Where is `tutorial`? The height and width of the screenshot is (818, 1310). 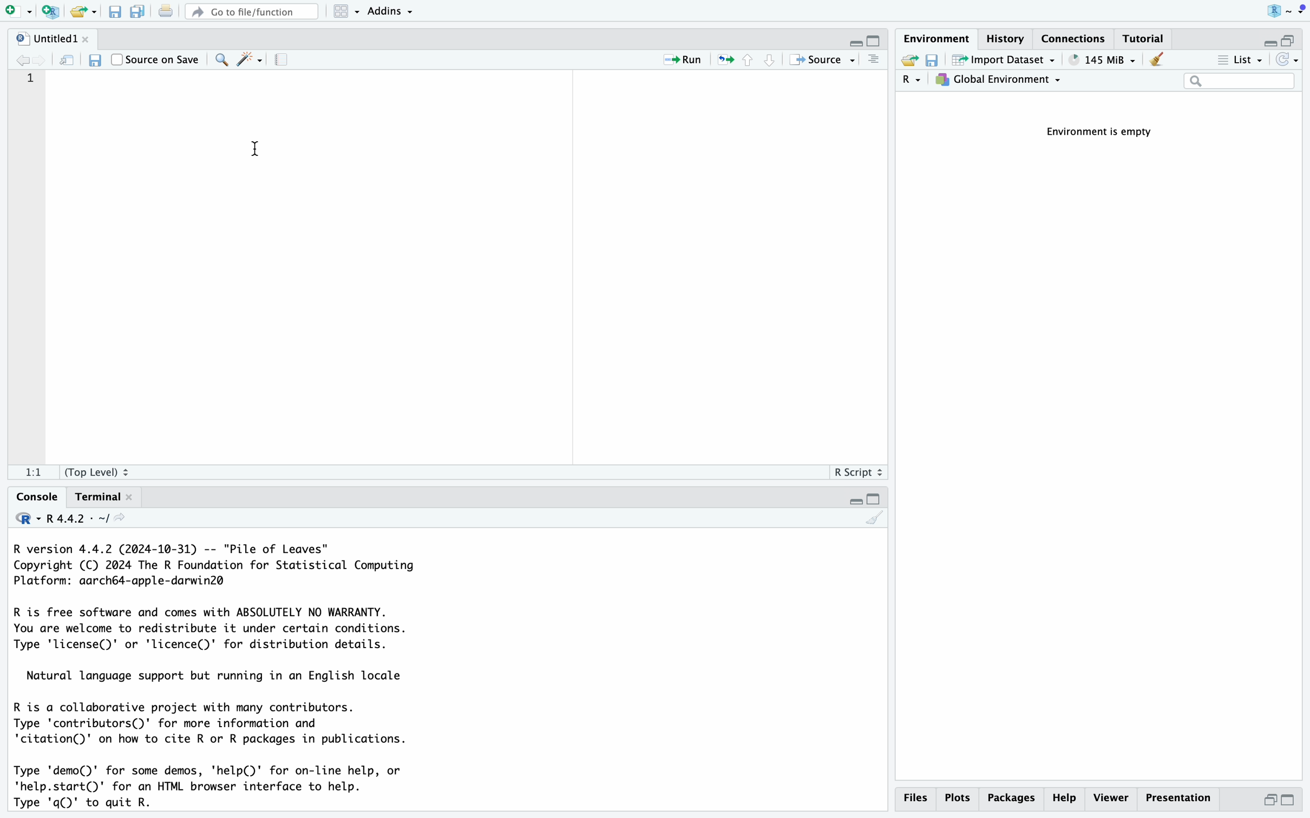 tutorial is located at coordinates (1146, 38).